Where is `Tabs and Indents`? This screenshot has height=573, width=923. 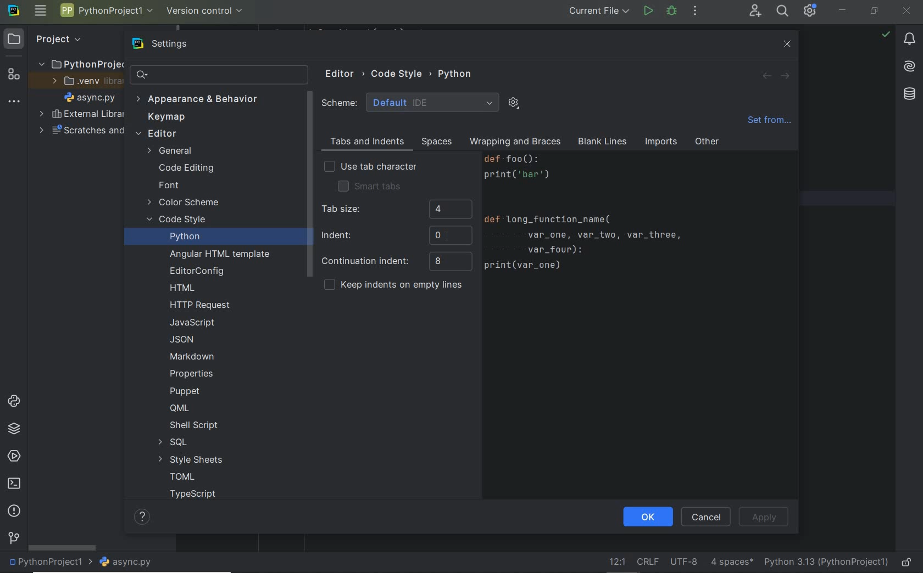
Tabs and Indents is located at coordinates (366, 142).